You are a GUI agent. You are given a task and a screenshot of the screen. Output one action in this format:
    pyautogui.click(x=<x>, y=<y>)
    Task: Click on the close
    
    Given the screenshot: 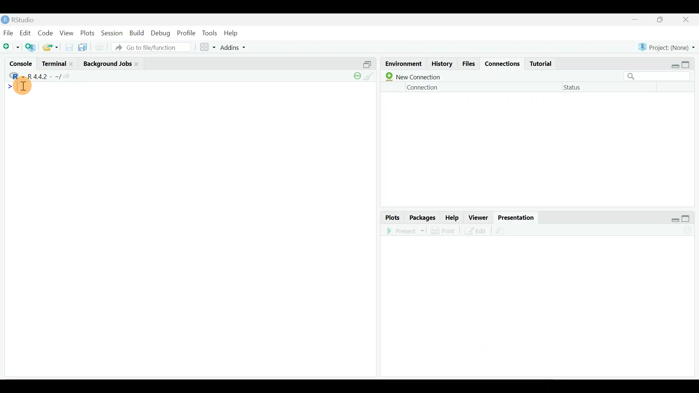 What is the action you would take?
    pyautogui.click(x=689, y=19)
    